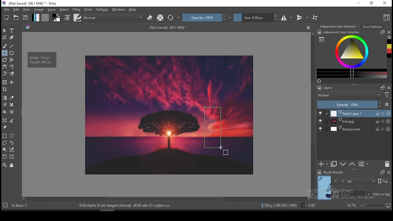  I want to click on choose workspace, so click(386, 18).